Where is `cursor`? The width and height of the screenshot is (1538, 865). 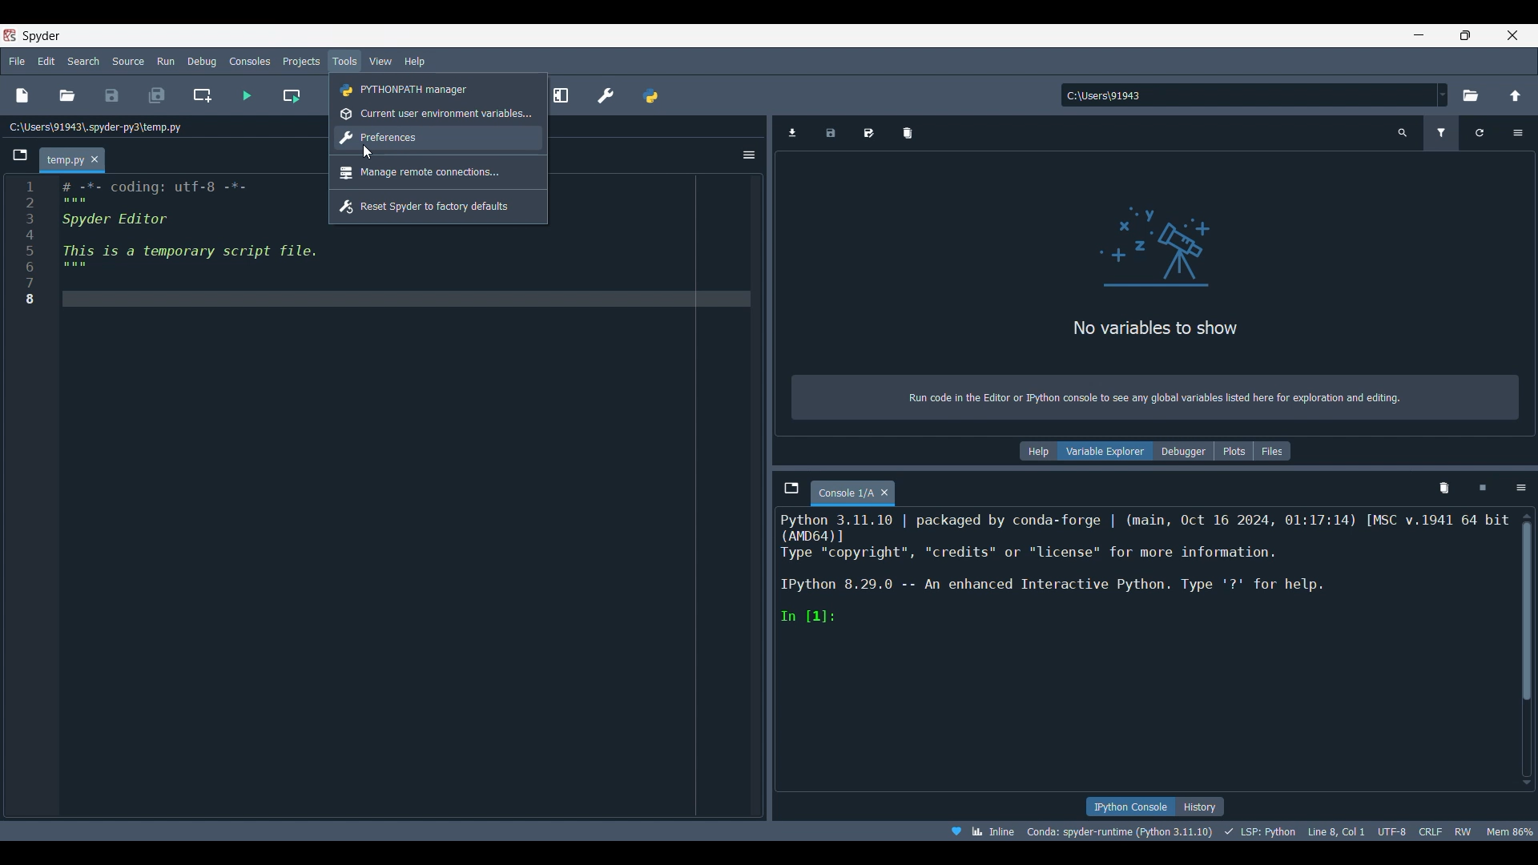
cursor is located at coordinates (366, 150).